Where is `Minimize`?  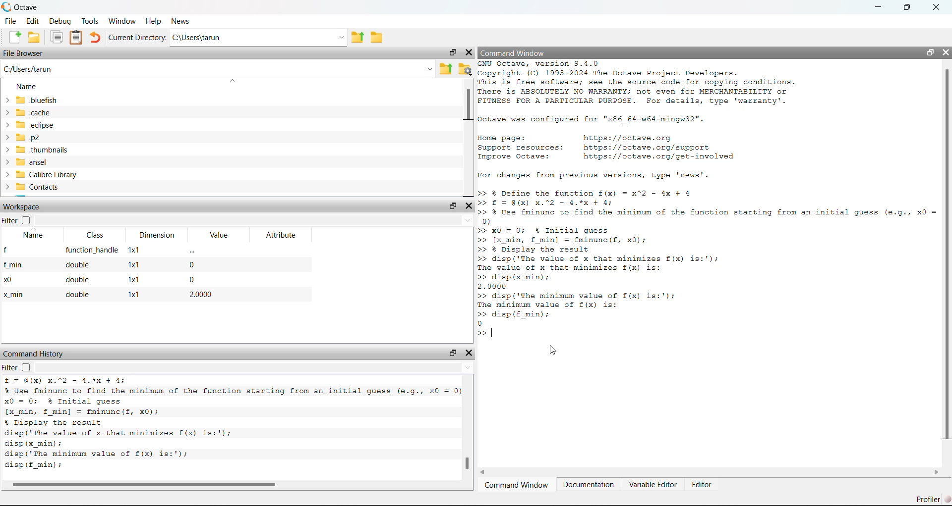 Minimize is located at coordinates (877, 7).